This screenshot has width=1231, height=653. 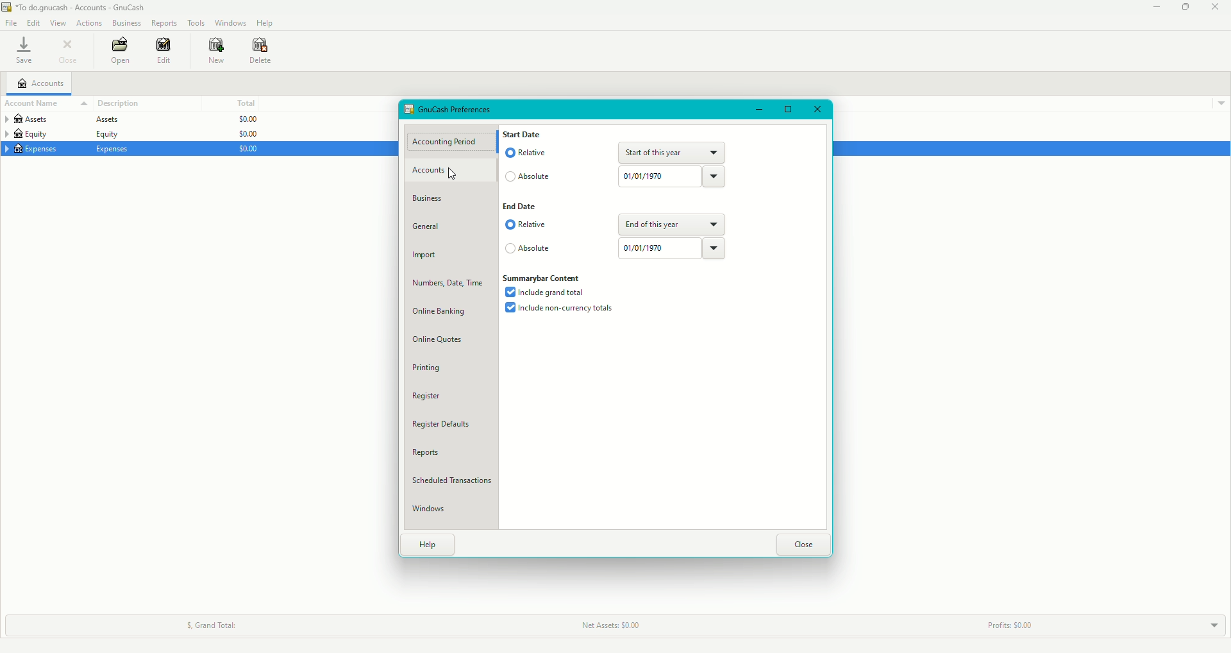 I want to click on Summarybar content, so click(x=546, y=279).